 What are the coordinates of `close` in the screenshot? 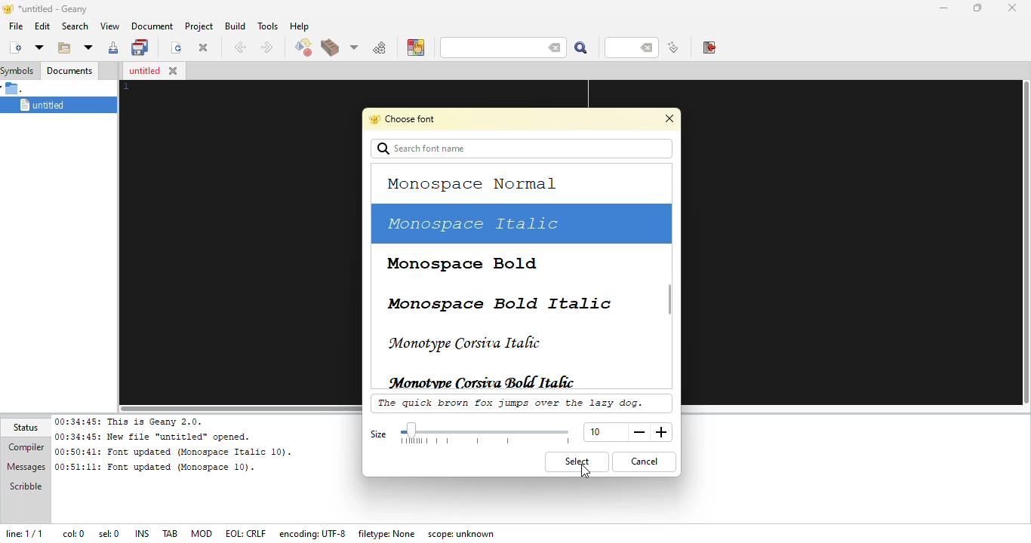 It's located at (1013, 8).